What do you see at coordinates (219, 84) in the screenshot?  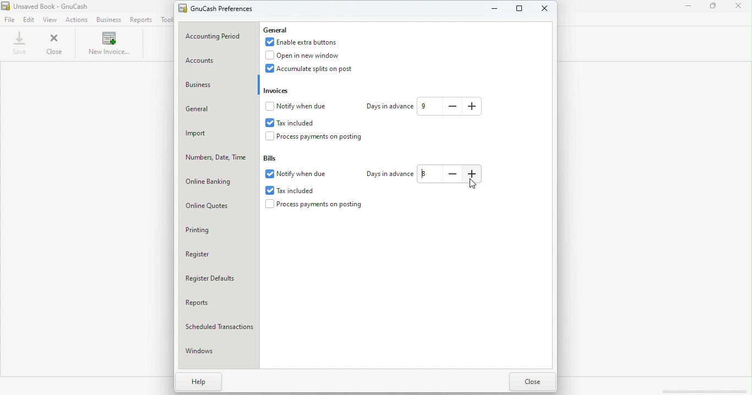 I see `Business` at bounding box center [219, 84].